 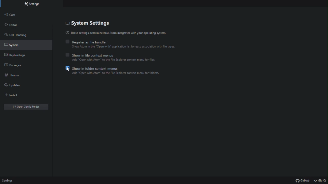 What do you see at coordinates (25, 106) in the screenshot?
I see `open config folder` at bounding box center [25, 106].